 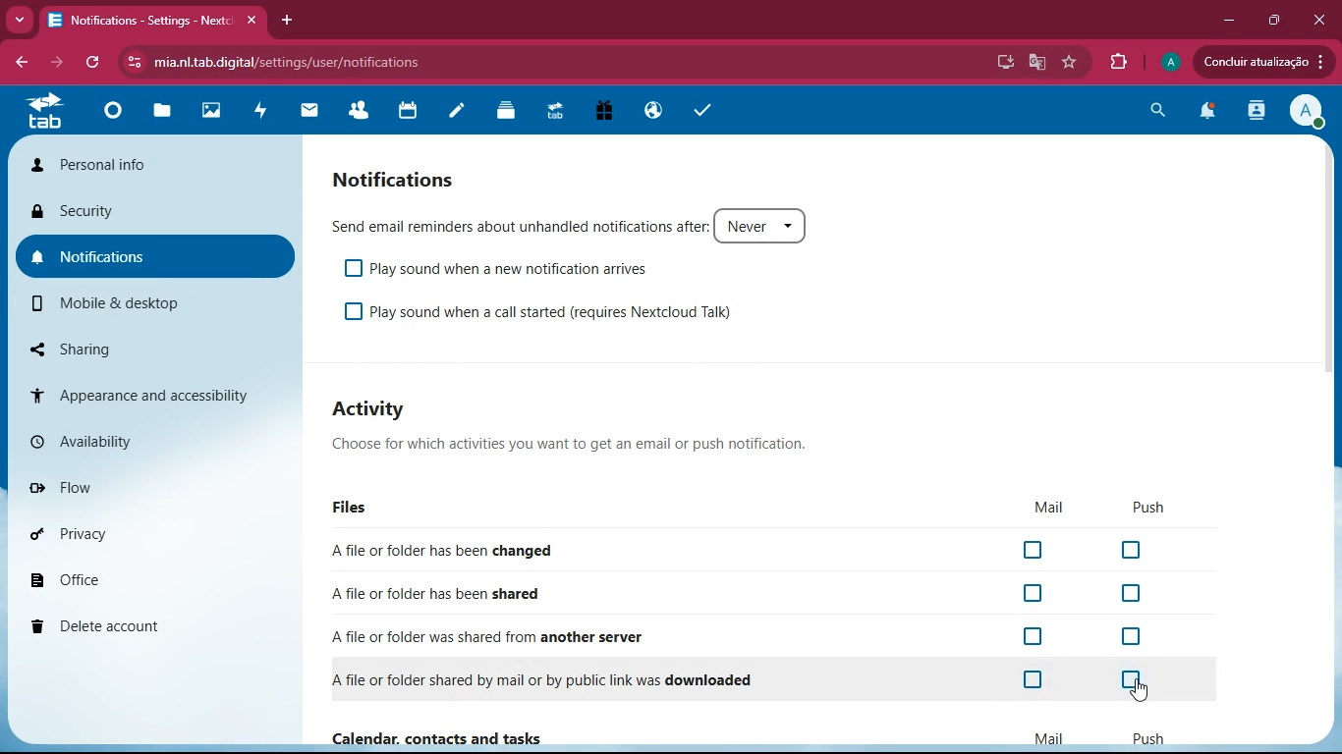 What do you see at coordinates (1263, 60) in the screenshot?
I see `Concluir atualizacao` at bounding box center [1263, 60].